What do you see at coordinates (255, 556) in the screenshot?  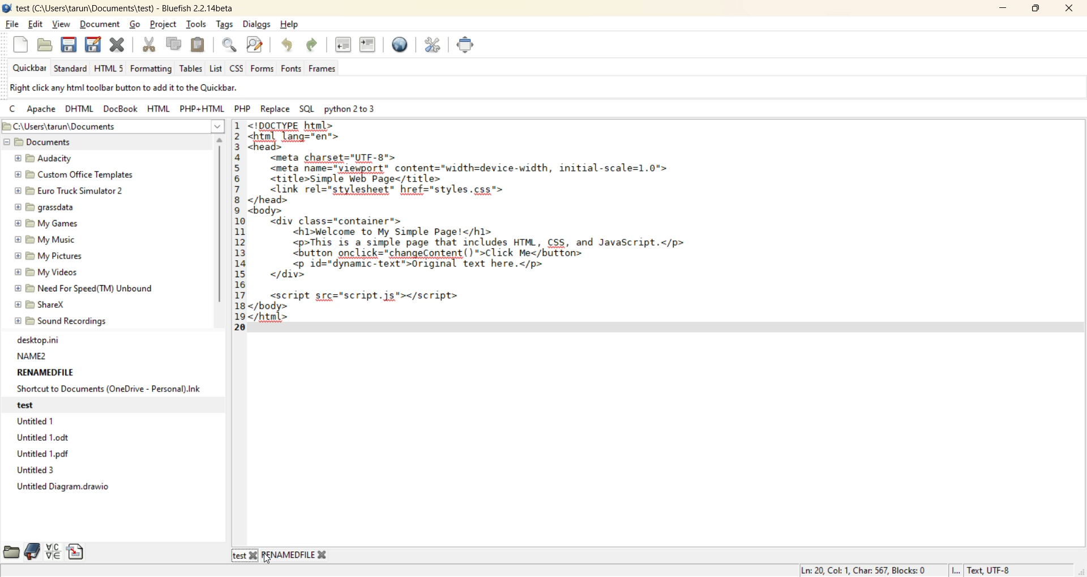 I see `` at bounding box center [255, 556].